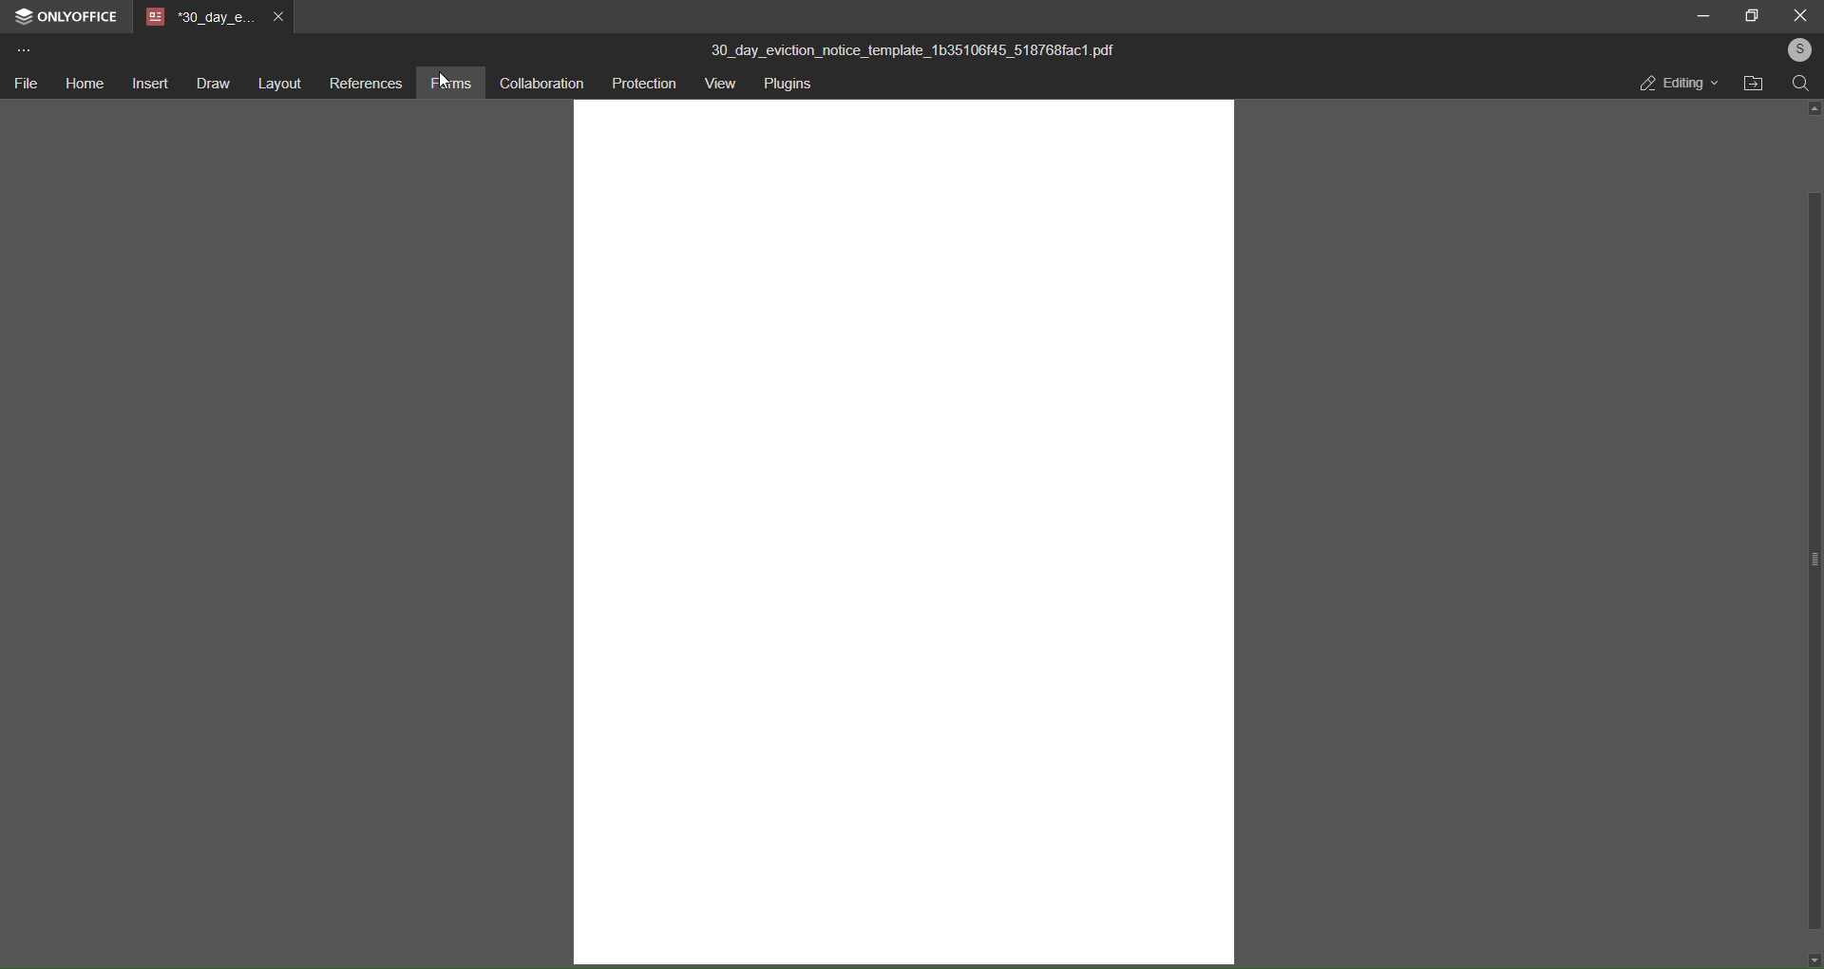 This screenshot has height=969, width=1824. I want to click on scroll bar, so click(1813, 540).